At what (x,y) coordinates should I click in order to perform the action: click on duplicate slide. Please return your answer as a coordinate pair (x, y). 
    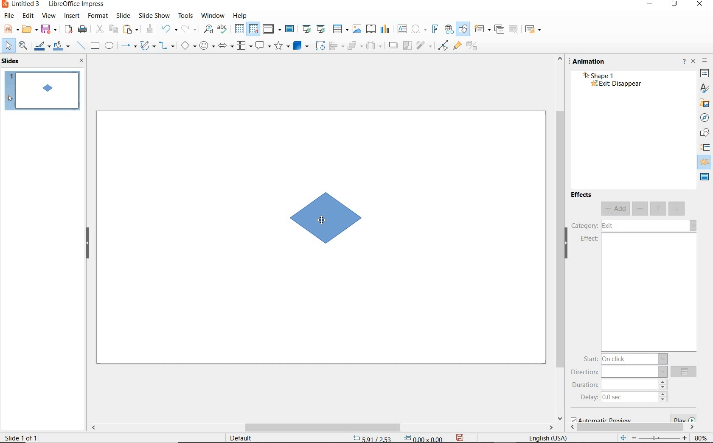
    Looking at the image, I should click on (499, 29).